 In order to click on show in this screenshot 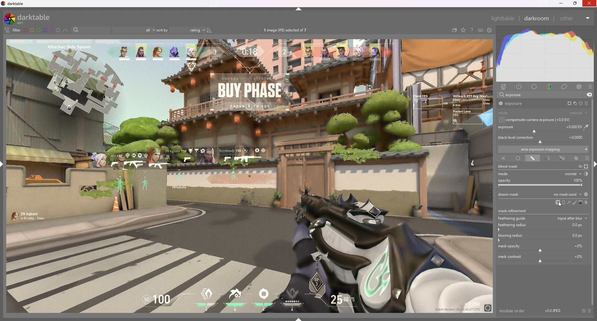, I will do `click(299, 319)`.